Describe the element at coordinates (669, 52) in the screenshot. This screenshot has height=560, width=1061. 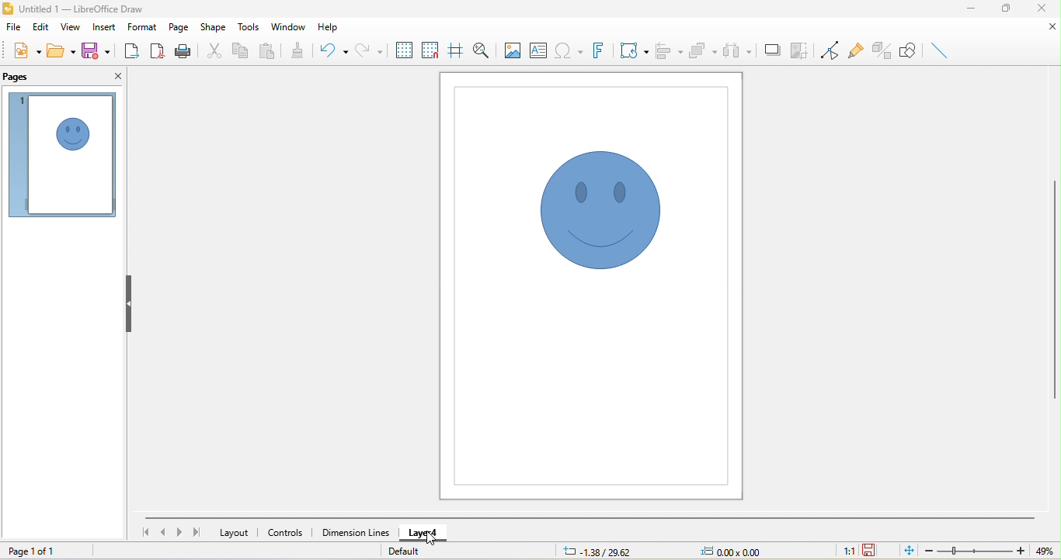
I see `align object` at that location.